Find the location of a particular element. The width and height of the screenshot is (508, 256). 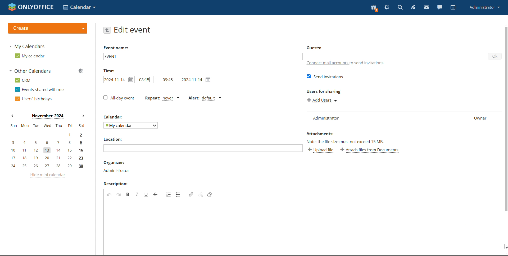

italic is located at coordinates (137, 195).